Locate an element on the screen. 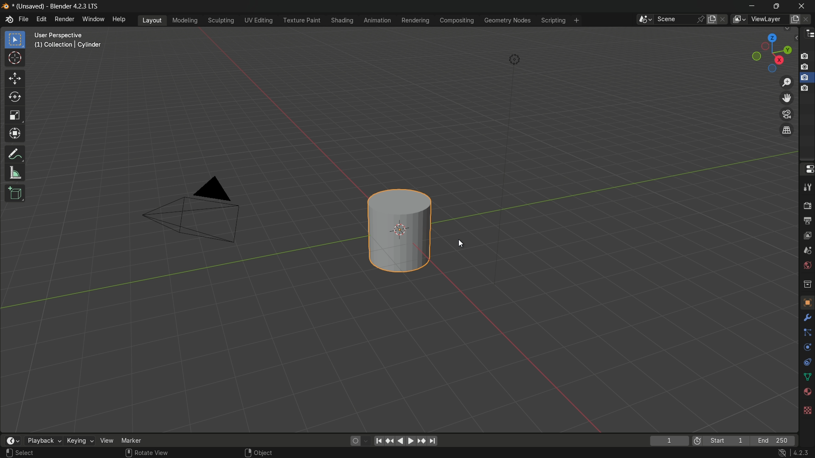 This screenshot has width=815, height=458. maximize or restore is located at coordinates (778, 6).